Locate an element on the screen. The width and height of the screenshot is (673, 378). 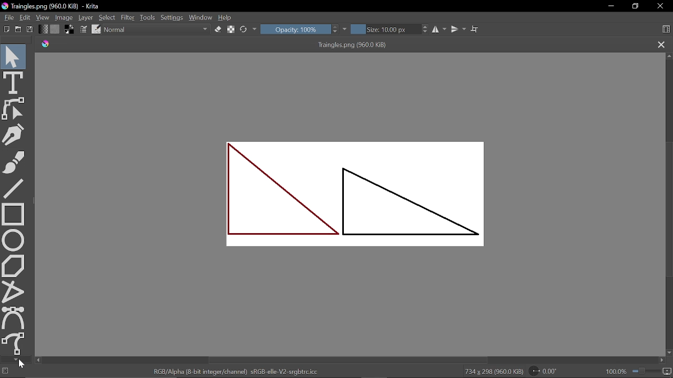
Traingles.png (960.0 KiB) - Krita is located at coordinates (52, 7).